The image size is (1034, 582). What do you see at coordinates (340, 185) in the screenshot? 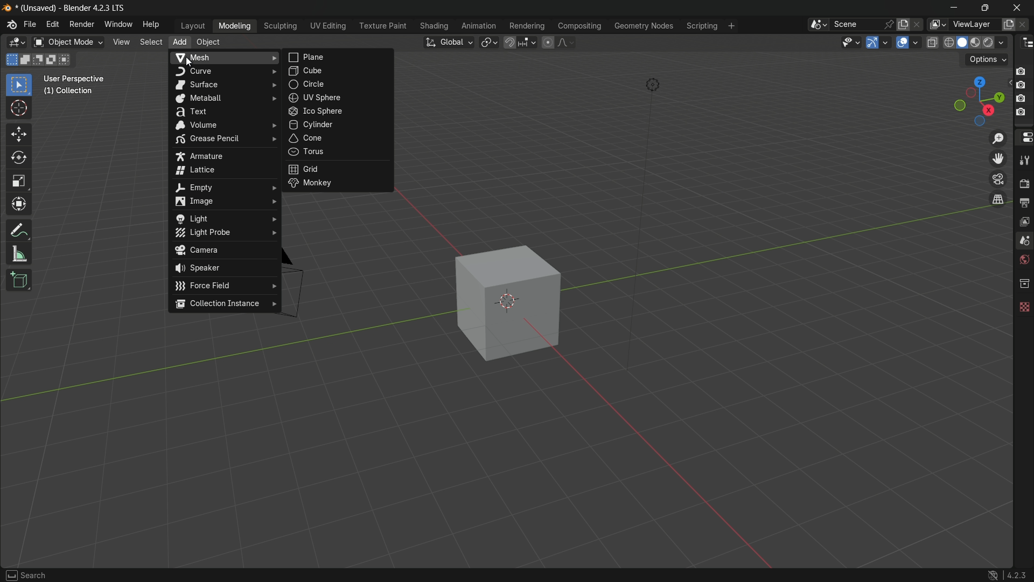
I see `monkey` at bounding box center [340, 185].